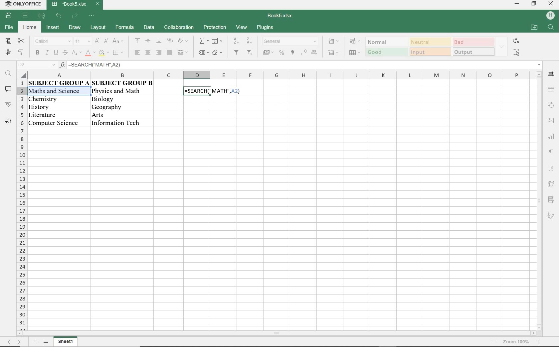  Describe the element at coordinates (355, 42) in the screenshot. I see `conditional formatting` at that location.